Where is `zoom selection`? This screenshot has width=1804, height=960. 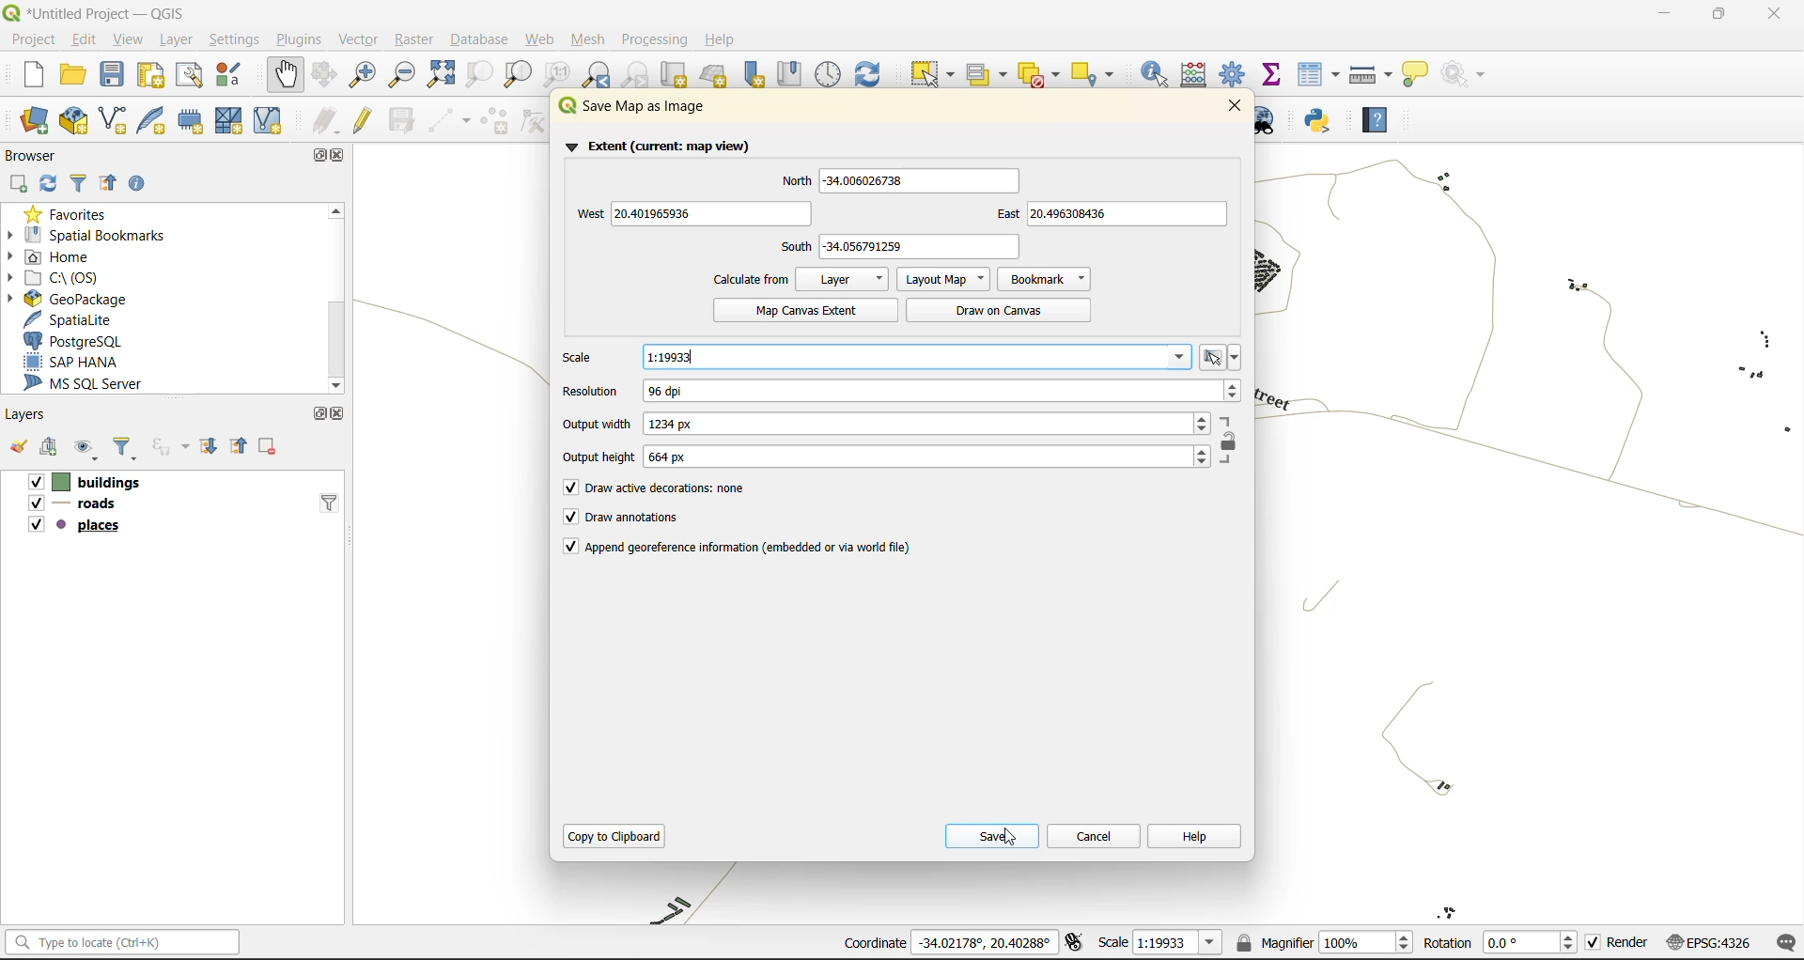
zoom selection is located at coordinates (475, 75).